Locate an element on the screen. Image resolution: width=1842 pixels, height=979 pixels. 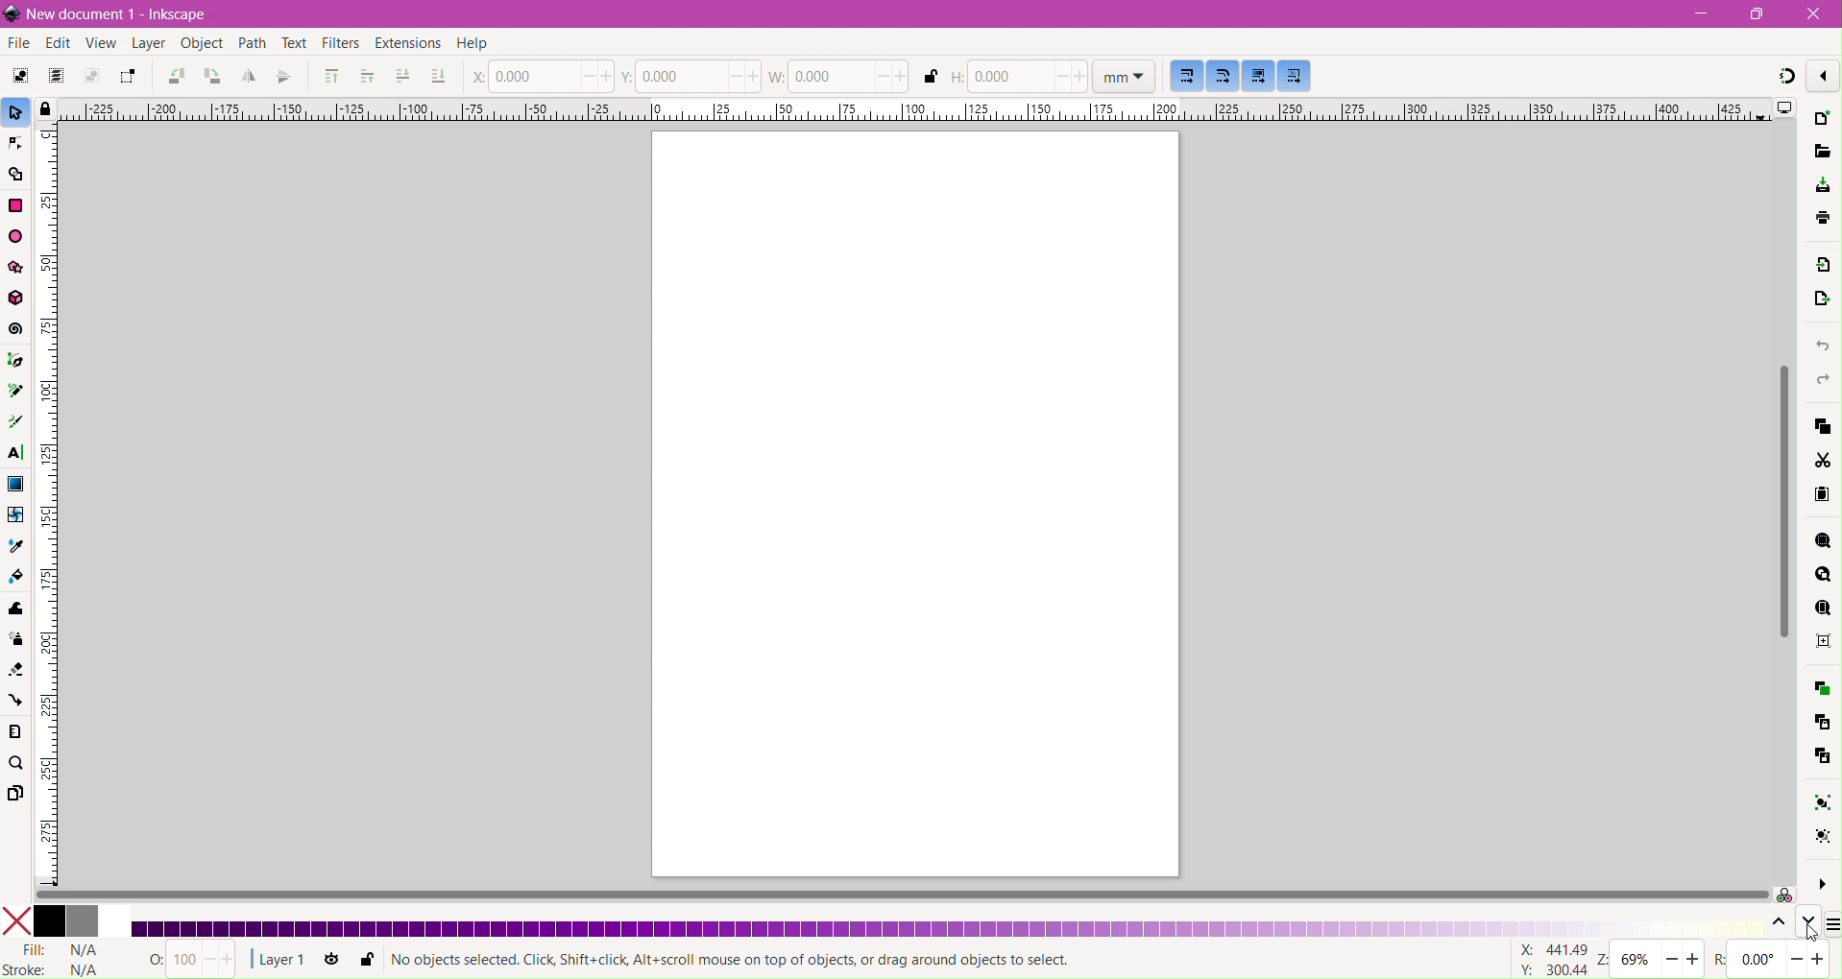
Updated Color Palette - Shades of Royal  is located at coordinates (947, 927).